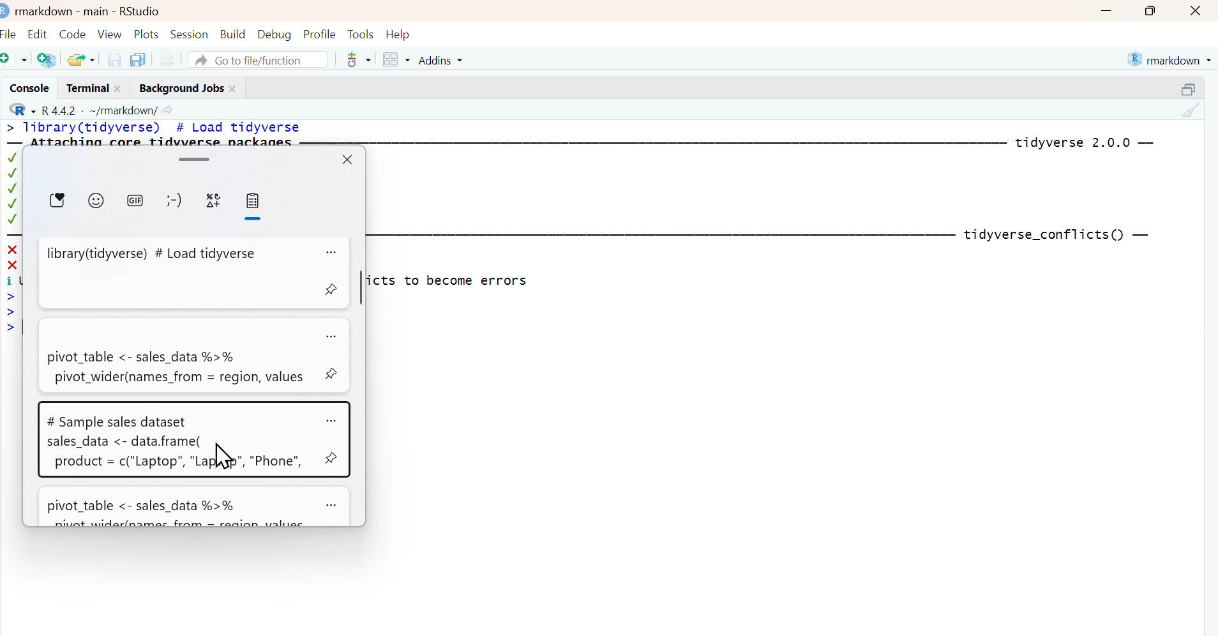 This screenshot has width=1218, height=636. What do you see at coordinates (333, 374) in the screenshot?
I see `pin` at bounding box center [333, 374].